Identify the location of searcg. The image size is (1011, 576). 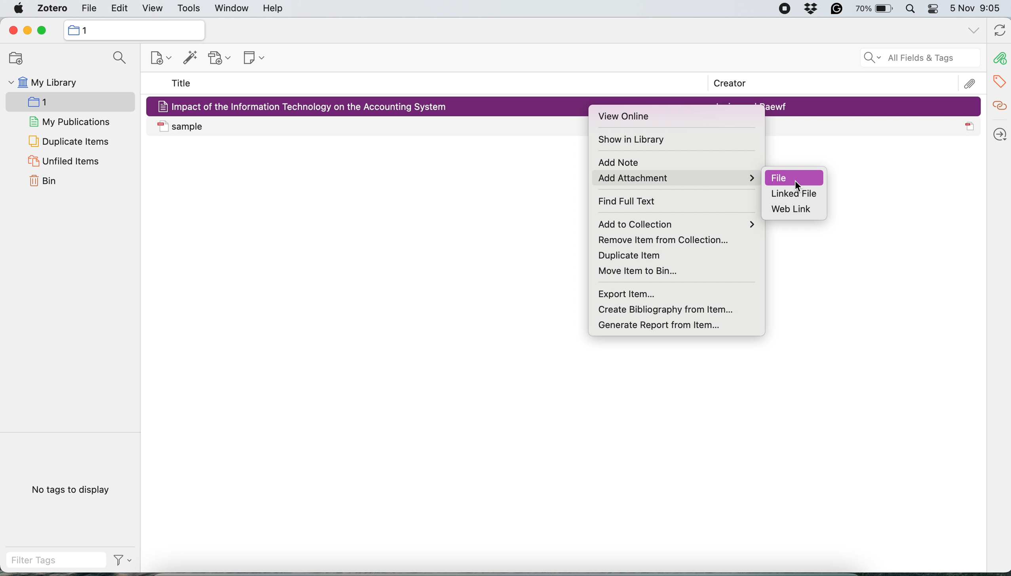
(116, 59).